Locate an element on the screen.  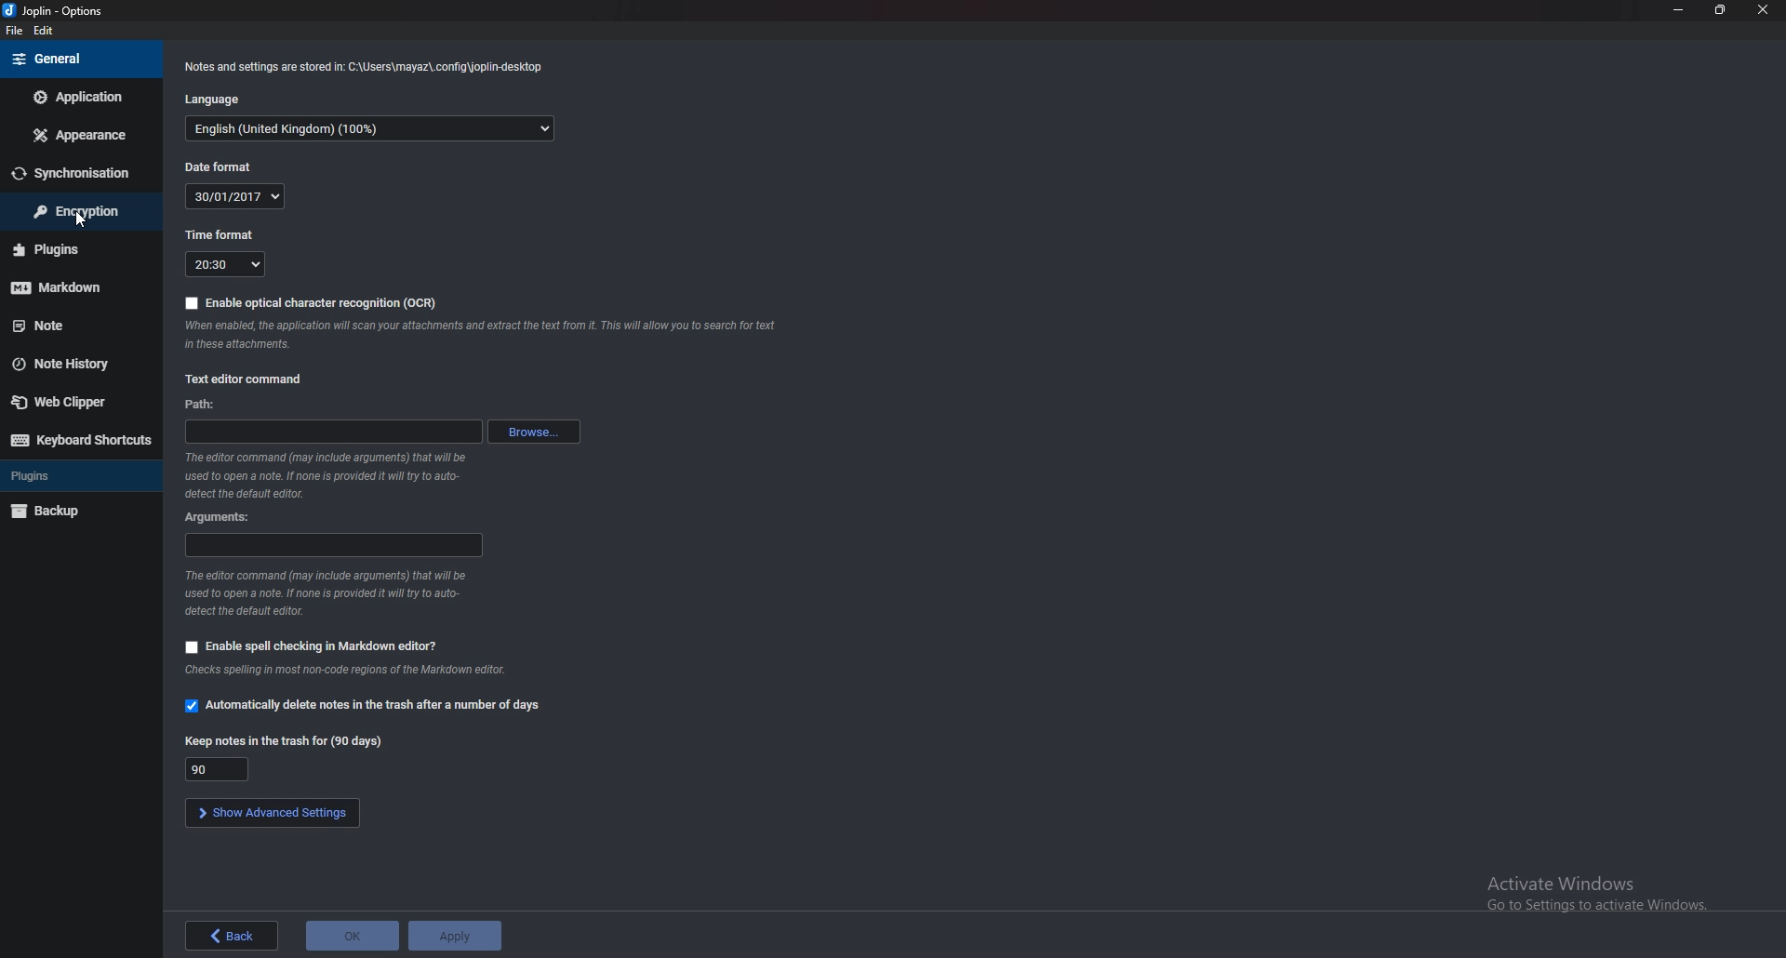
encryption is located at coordinates (71, 212).